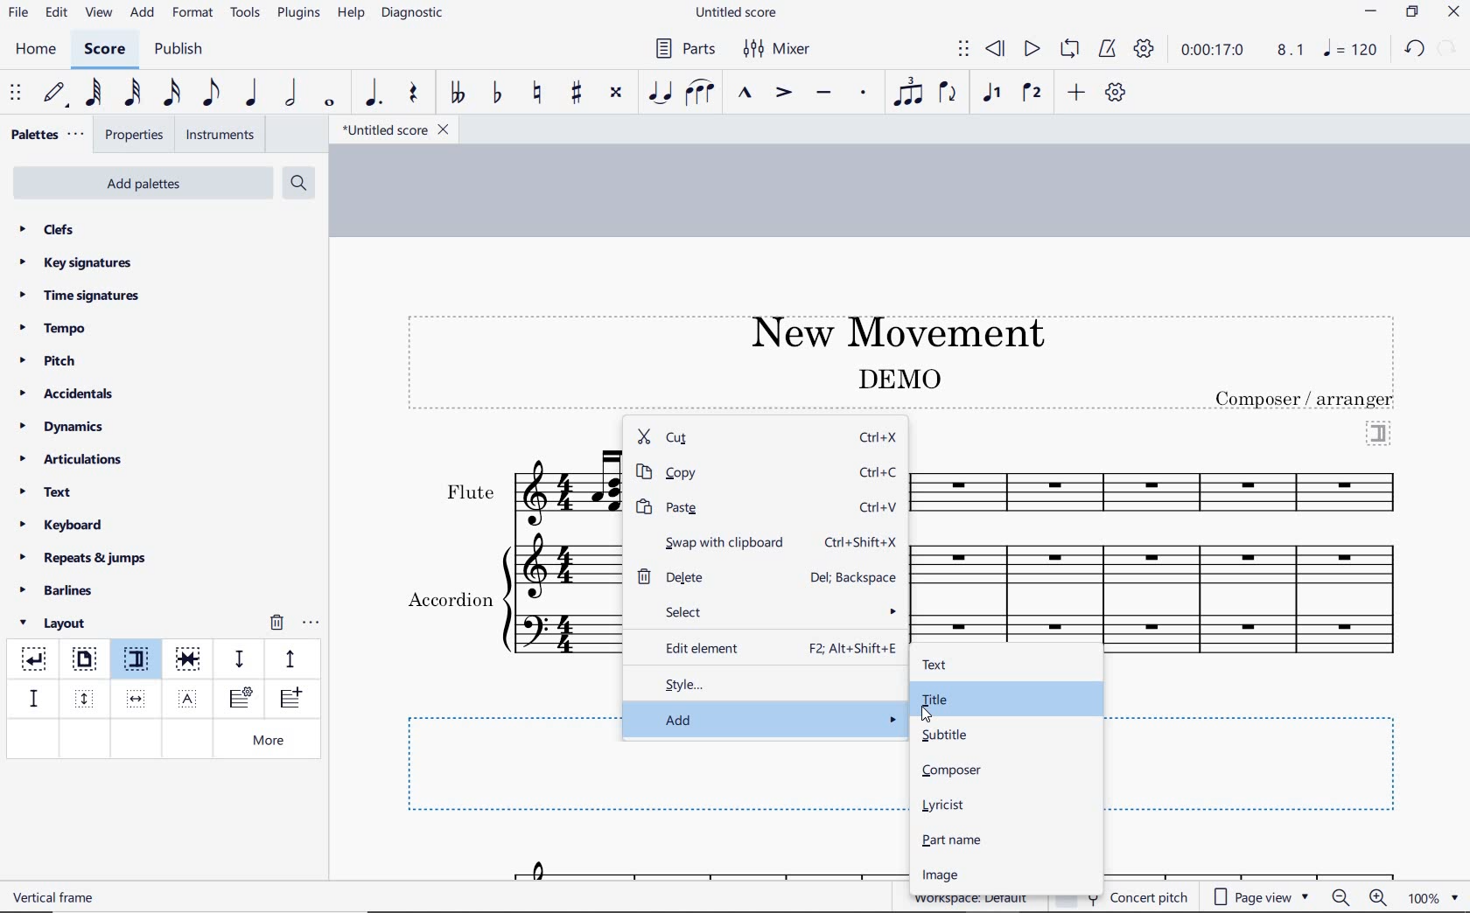 The height and width of the screenshot is (913, 1470). I want to click on Playback speed, so click(1292, 51).